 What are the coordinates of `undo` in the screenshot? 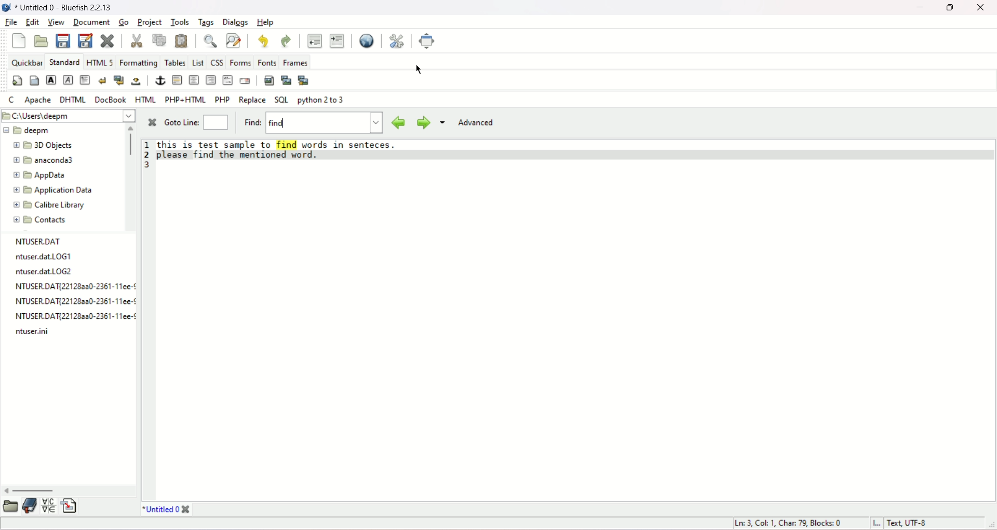 It's located at (264, 40).